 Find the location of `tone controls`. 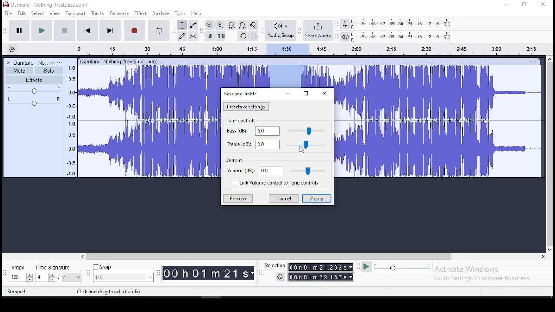

tone controls is located at coordinates (243, 121).